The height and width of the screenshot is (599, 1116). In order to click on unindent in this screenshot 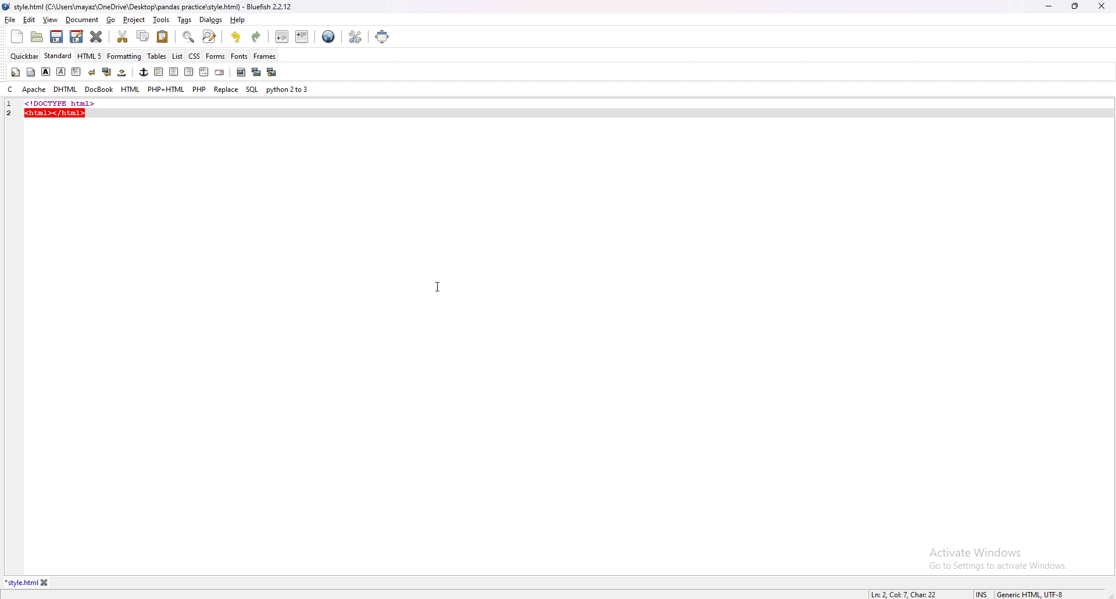, I will do `click(282, 37)`.